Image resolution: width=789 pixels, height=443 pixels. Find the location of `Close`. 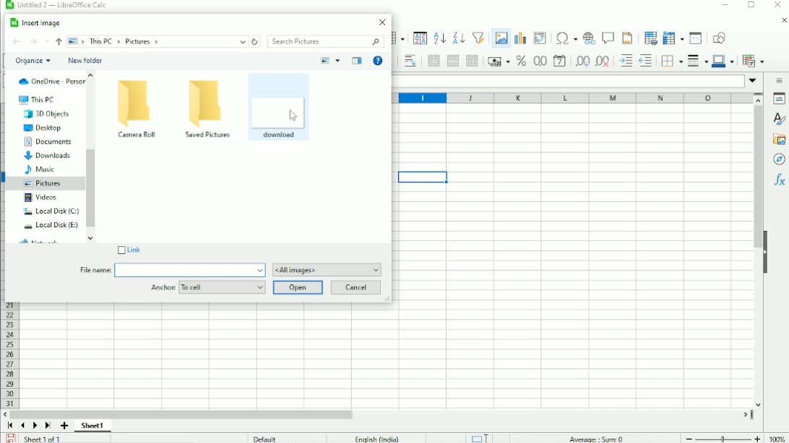

Close is located at coordinates (383, 22).